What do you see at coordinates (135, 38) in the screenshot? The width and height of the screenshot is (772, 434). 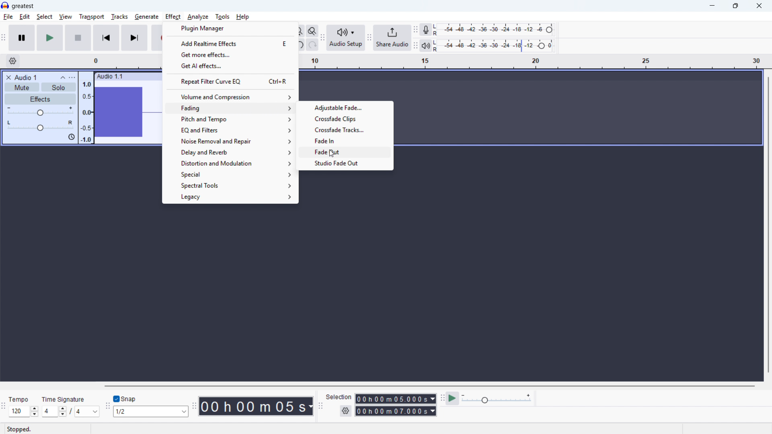 I see `Skip to end ` at bounding box center [135, 38].